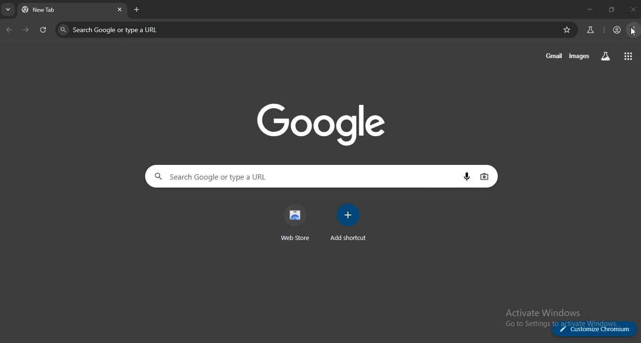 This screenshot has width=641, height=343. What do you see at coordinates (581, 56) in the screenshot?
I see `images` at bounding box center [581, 56].